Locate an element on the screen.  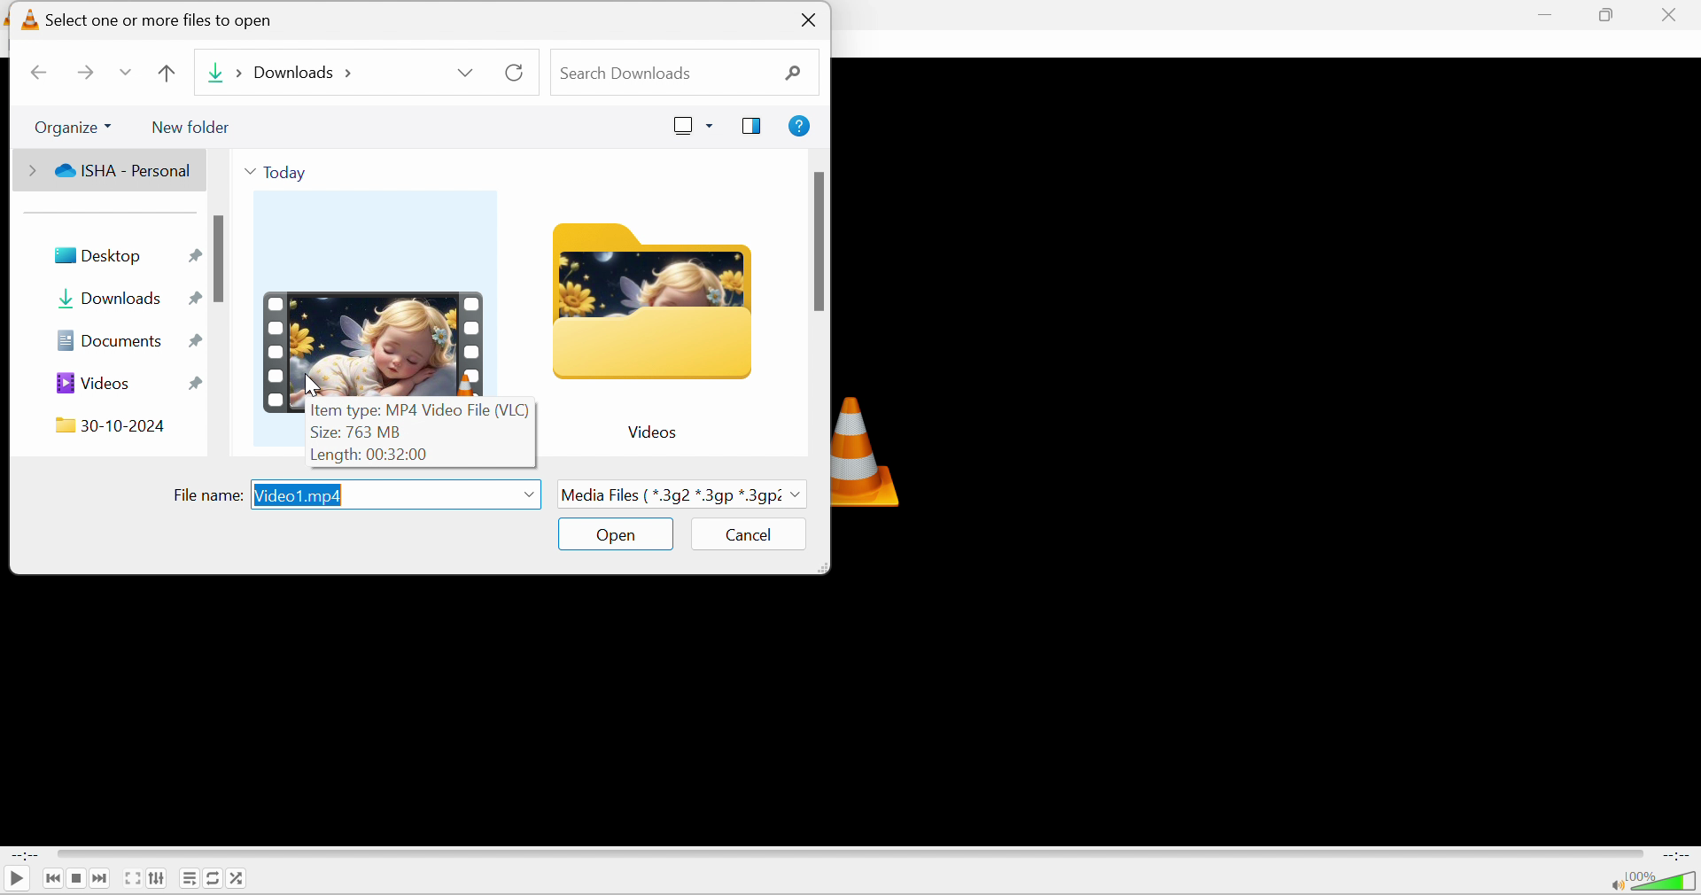
Stop playback is located at coordinates (80, 878).